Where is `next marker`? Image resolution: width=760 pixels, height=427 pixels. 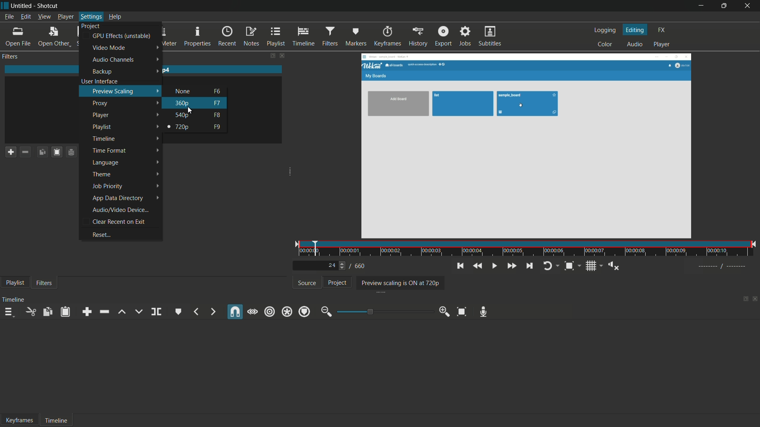
next marker is located at coordinates (213, 311).